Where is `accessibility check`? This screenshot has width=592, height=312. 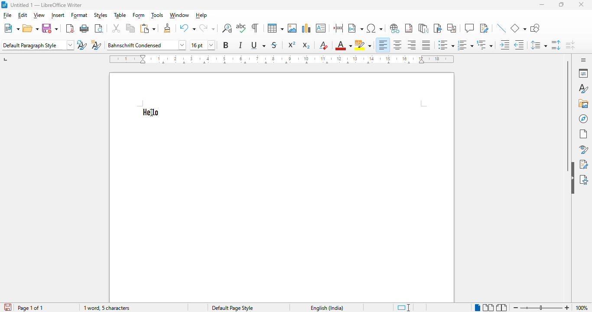 accessibility check is located at coordinates (584, 179).